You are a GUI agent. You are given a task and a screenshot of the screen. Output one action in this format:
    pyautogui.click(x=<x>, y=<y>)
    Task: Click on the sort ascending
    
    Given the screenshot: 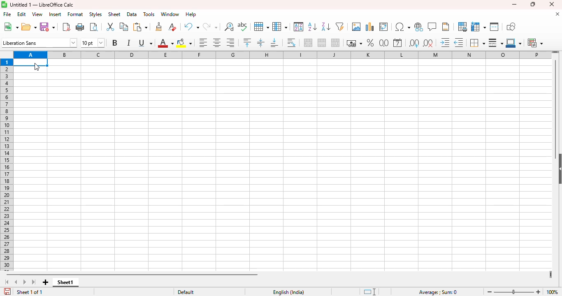 What is the action you would take?
    pyautogui.click(x=312, y=26)
    